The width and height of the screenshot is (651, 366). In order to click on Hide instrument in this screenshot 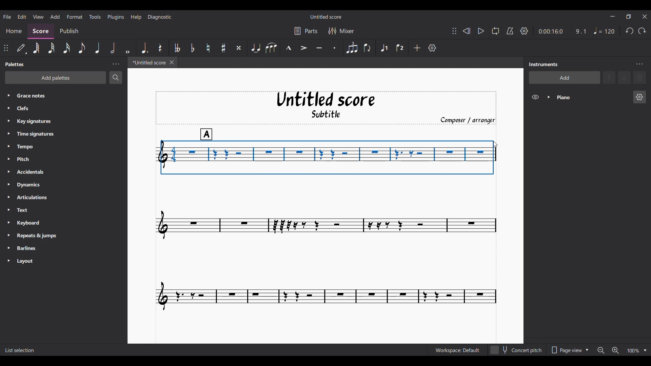, I will do `click(535, 97)`.